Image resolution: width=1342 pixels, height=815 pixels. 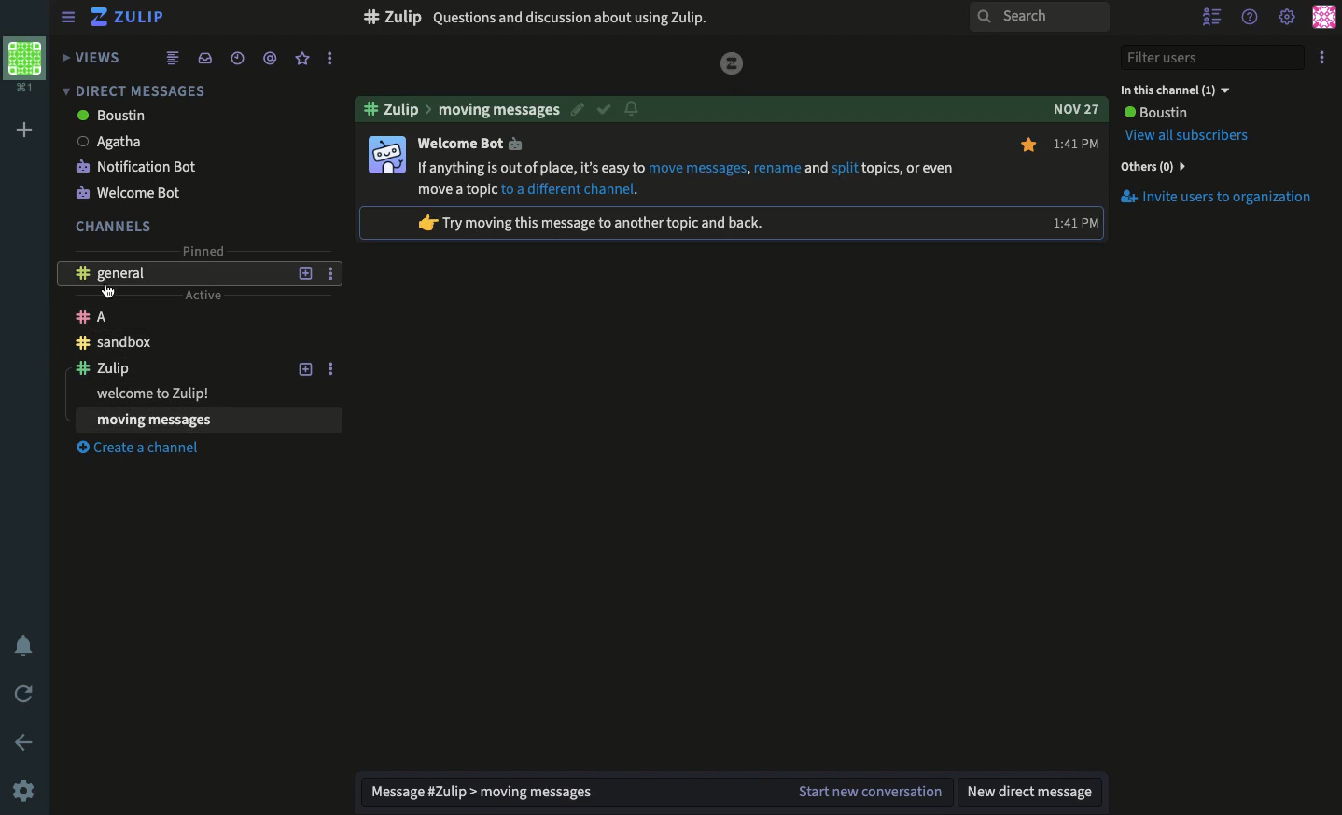 What do you see at coordinates (1033, 791) in the screenshot?
I see `New DM` at bounding box center [1033, 791].